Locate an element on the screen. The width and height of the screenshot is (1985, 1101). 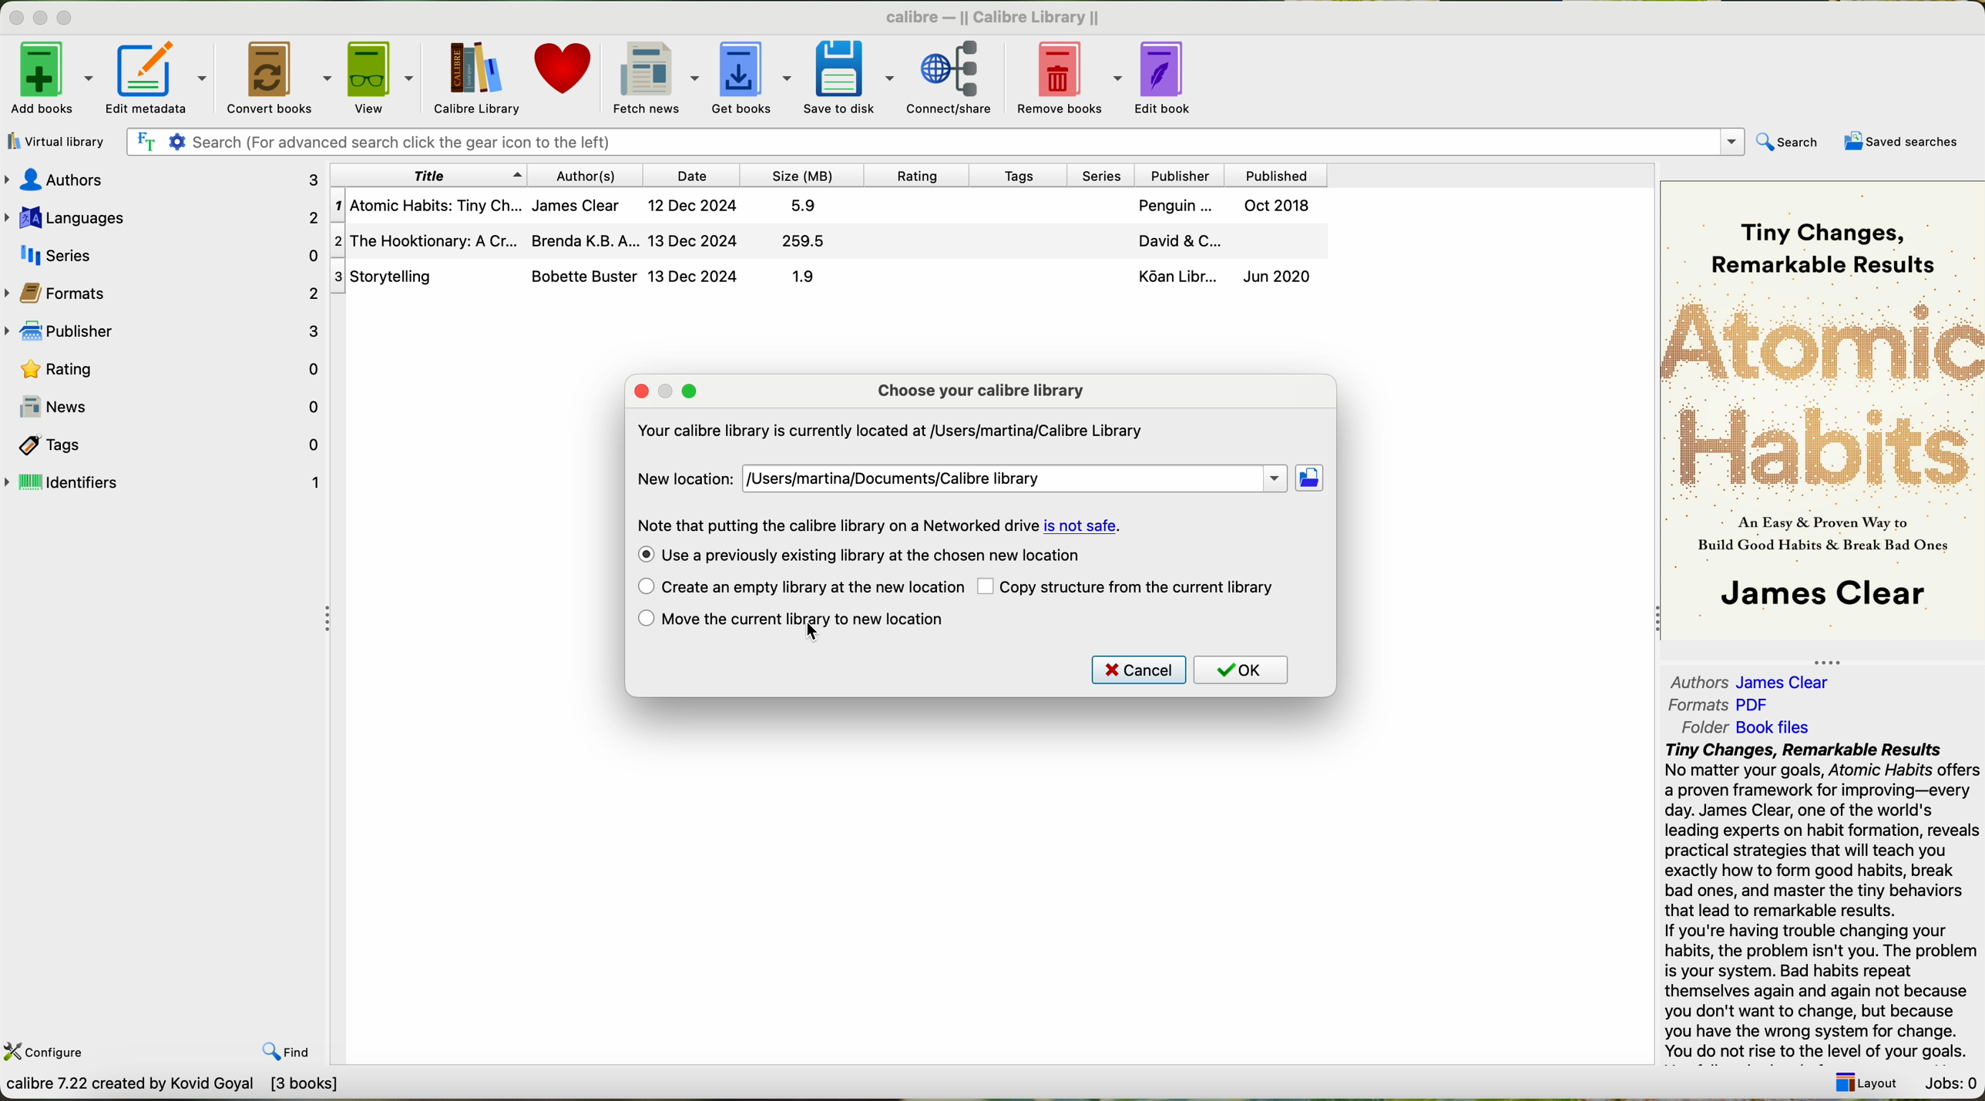
Minimize is located at coordinates (17, 19).